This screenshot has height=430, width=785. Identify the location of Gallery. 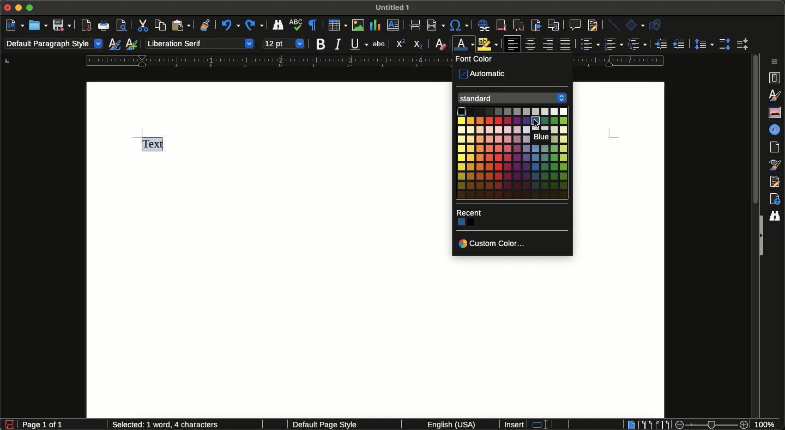
(773, 112).